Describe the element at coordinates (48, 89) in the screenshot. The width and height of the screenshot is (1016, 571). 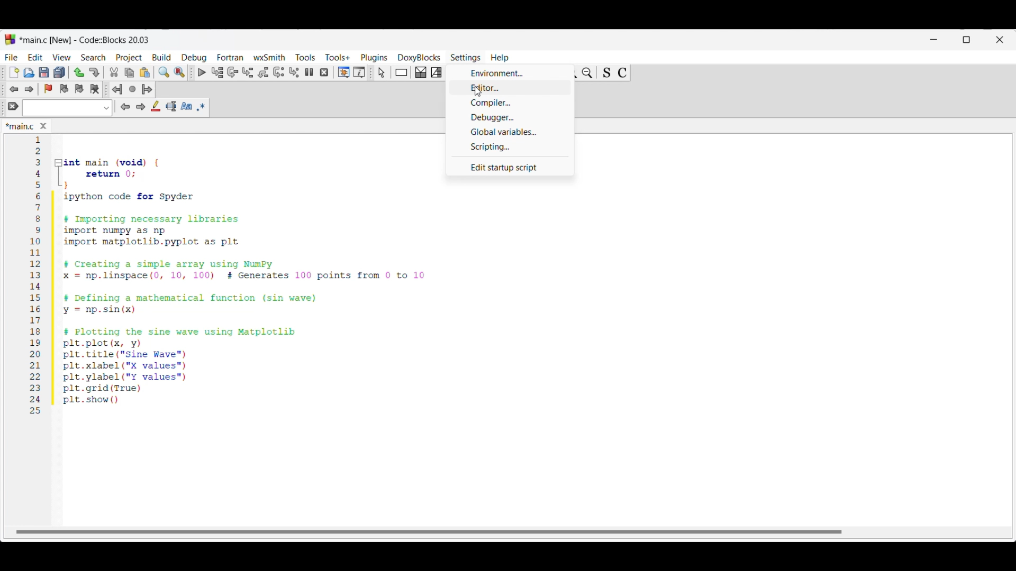
I see `Toggle bookmarks` at that location.